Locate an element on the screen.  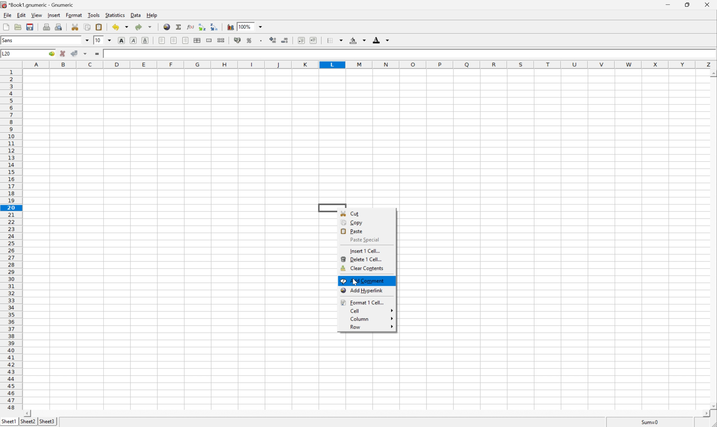
Tools is located at coordinates (93, 14).